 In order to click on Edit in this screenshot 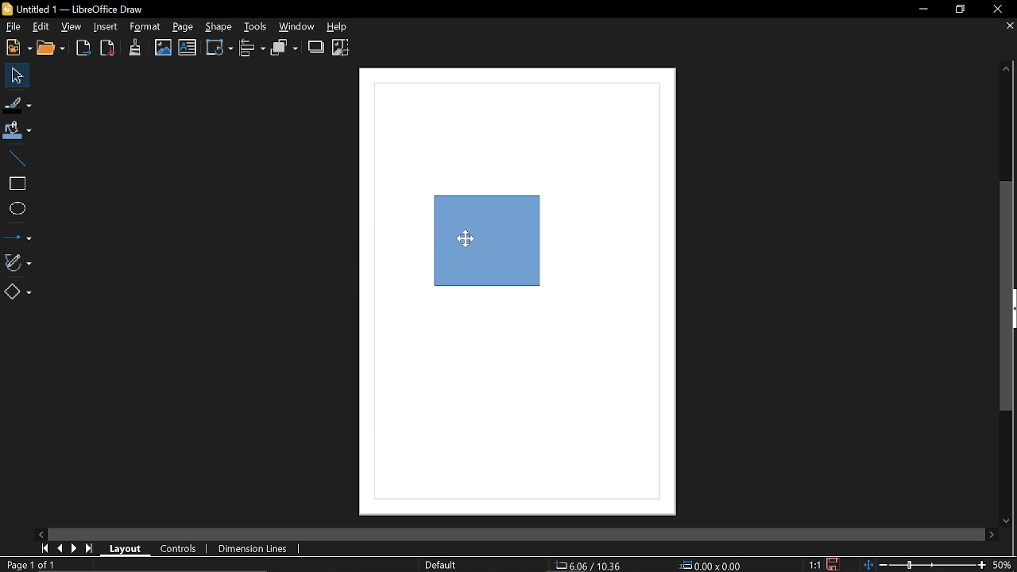, I will do `click(41, 28)`.